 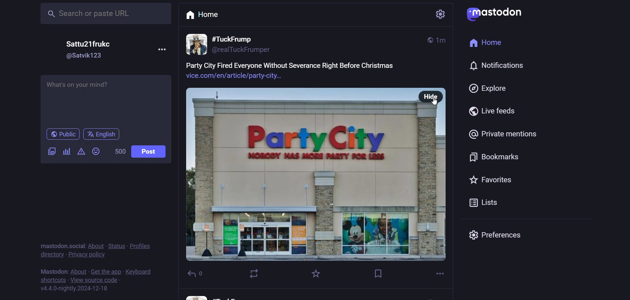 What do you see at coordinates (490, 180) in the screenshot?
I see `Favorites` at bounding box center [490, 180].